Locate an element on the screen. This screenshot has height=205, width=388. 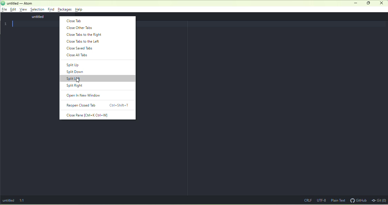
maximize is located at coordinates (368, 3).